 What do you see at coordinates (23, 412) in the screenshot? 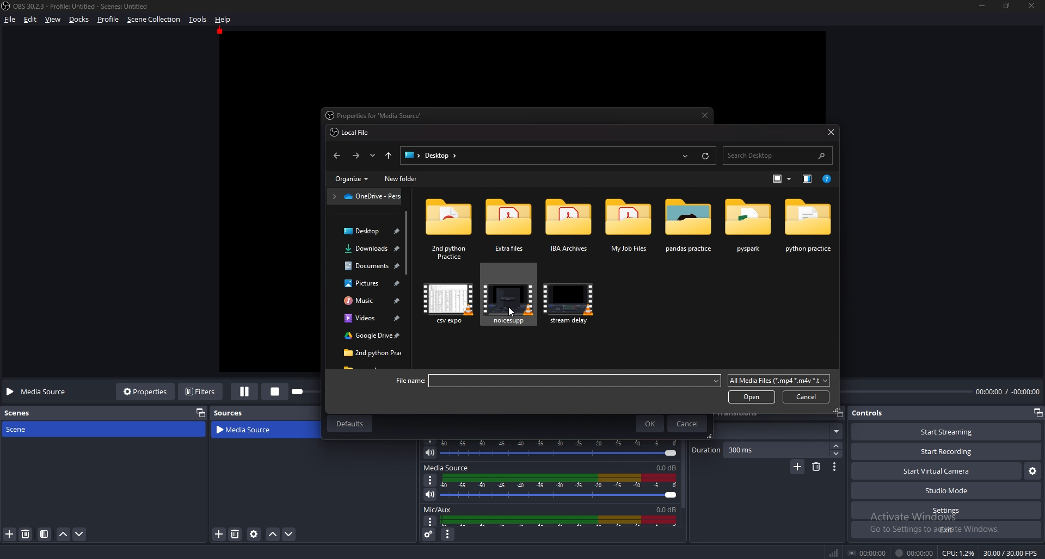
I see `scenes` at bounding box center [23, 412].